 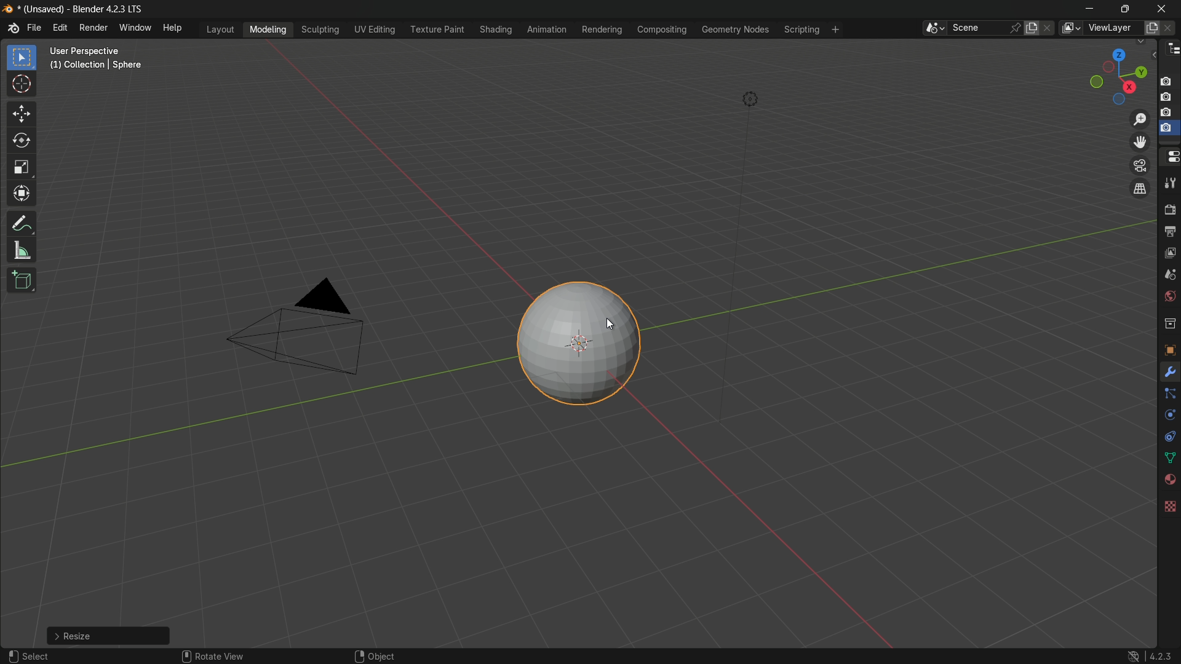 I want to click on close app, so click(x=1164, y=8).